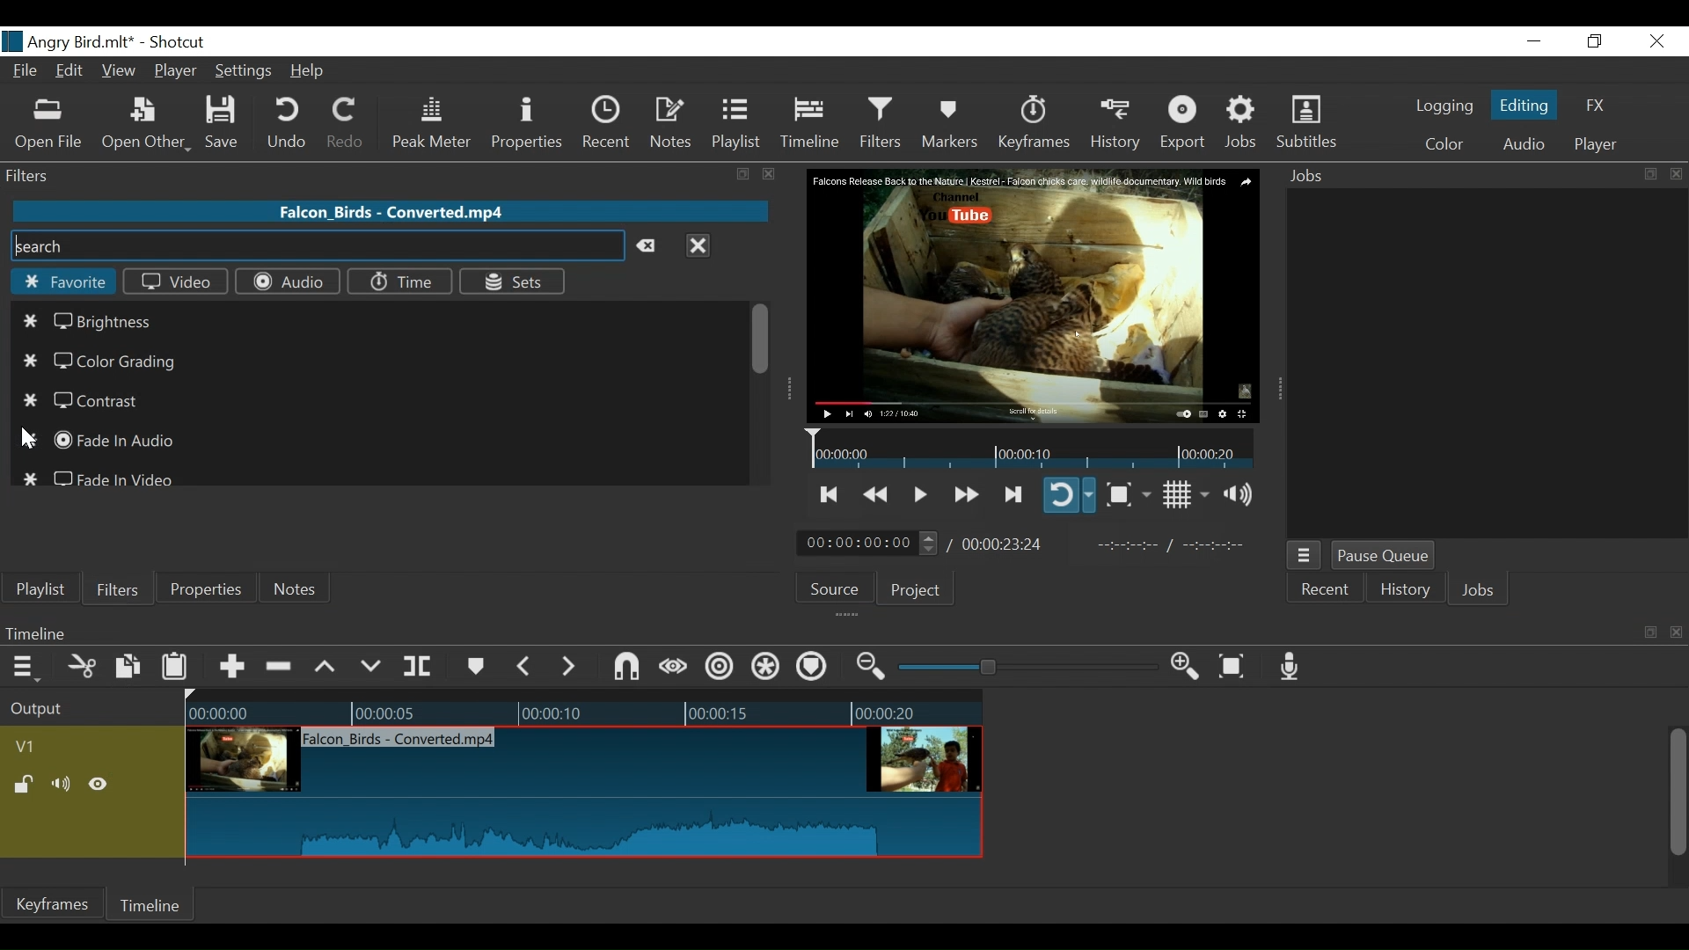 This screenshot has height=950, width=1689. What do you see at coordinates (296, 588) in the screenshot?
I see `Notes` at bounding box center [296, 588].